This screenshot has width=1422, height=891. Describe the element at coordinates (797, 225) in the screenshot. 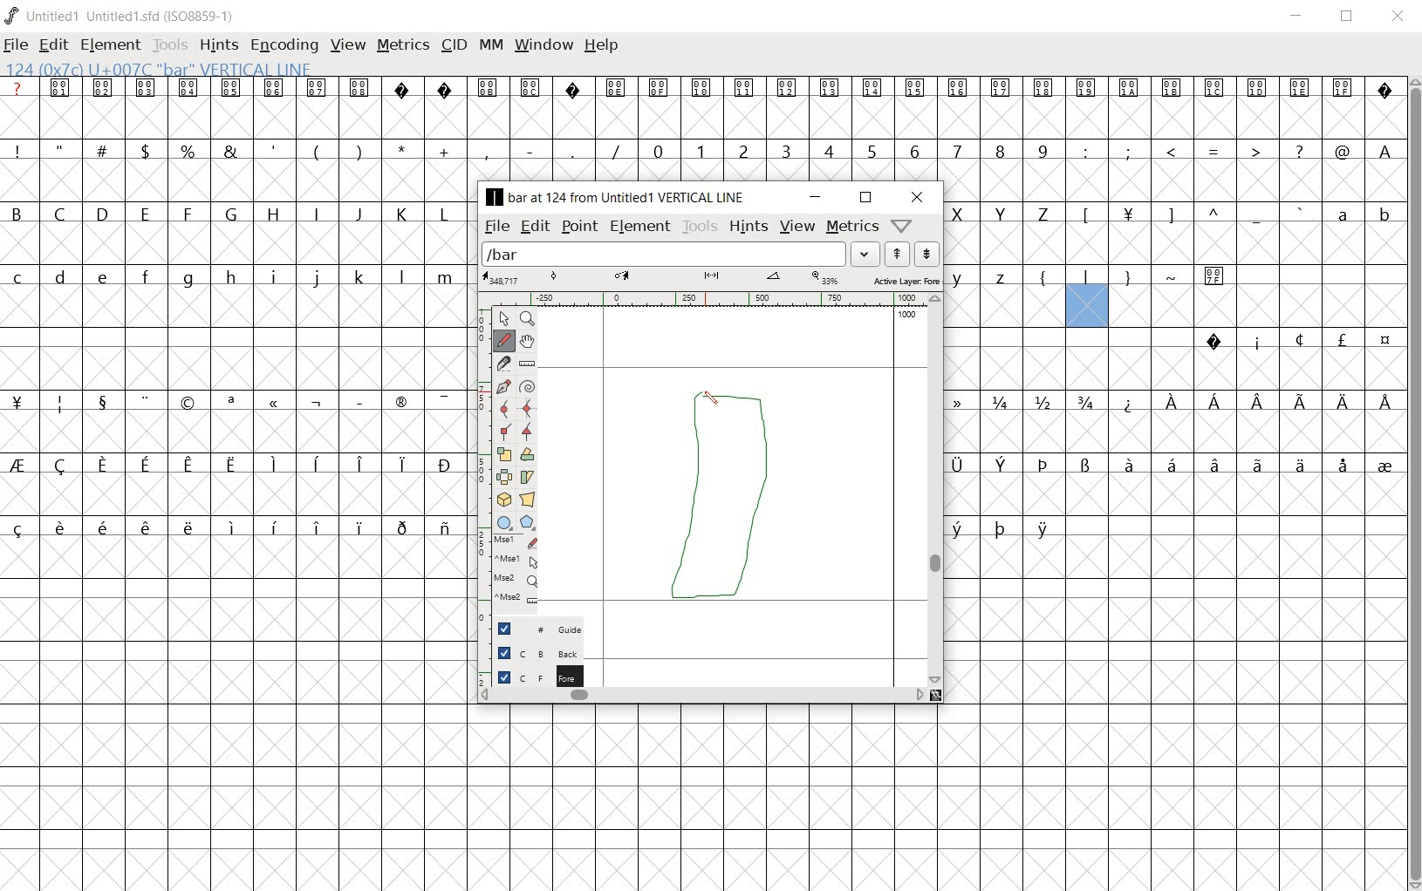

I see `view` at that location.